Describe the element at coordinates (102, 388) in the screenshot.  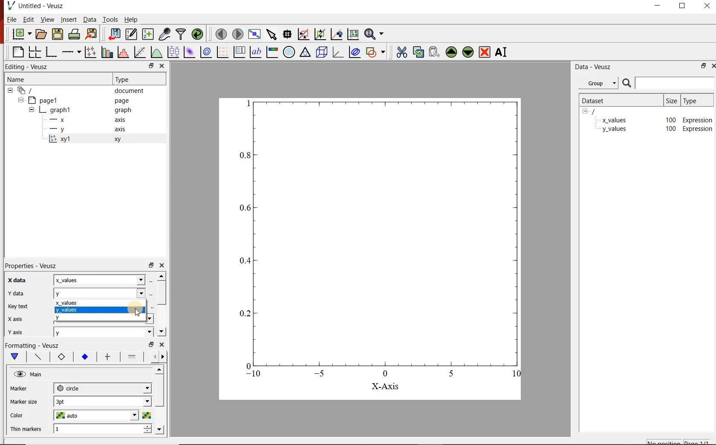
I see `circle` at that location.